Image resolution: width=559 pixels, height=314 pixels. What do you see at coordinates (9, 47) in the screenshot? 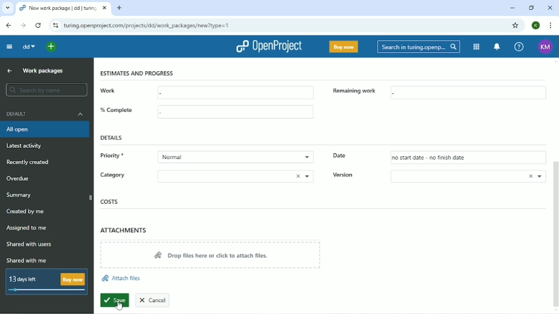
I see `Collapse project menu` at bounding box center [9, 47].